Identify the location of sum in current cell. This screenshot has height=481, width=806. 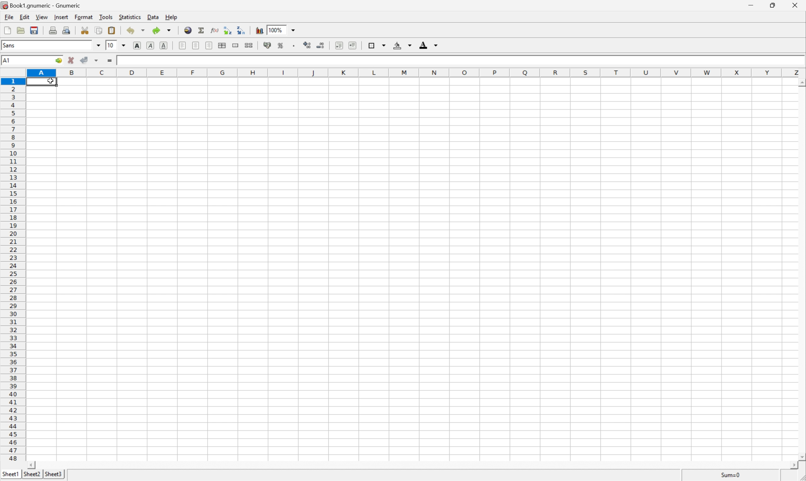
(201, 30).